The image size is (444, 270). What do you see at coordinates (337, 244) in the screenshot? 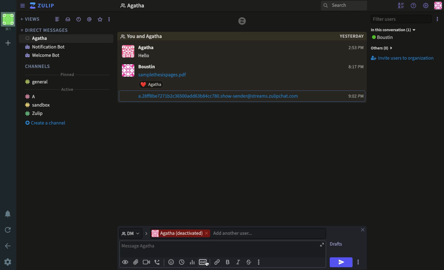
I see `Drafts` at bounding box center [337, 244].